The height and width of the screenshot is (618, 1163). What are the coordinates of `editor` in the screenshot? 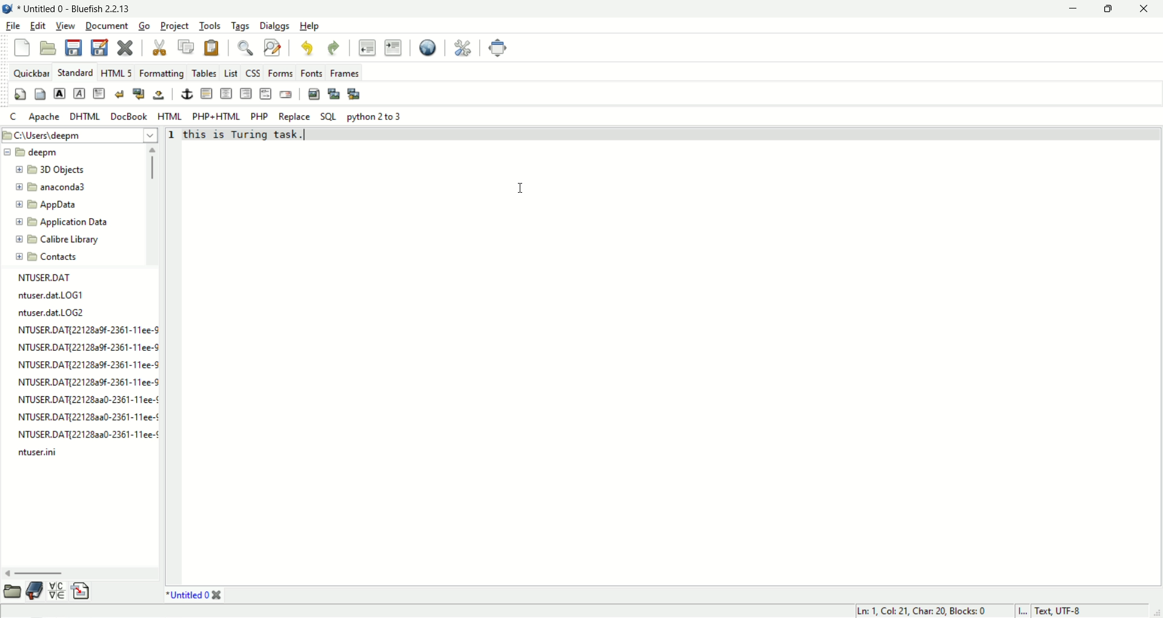 It's located at (672, 355).